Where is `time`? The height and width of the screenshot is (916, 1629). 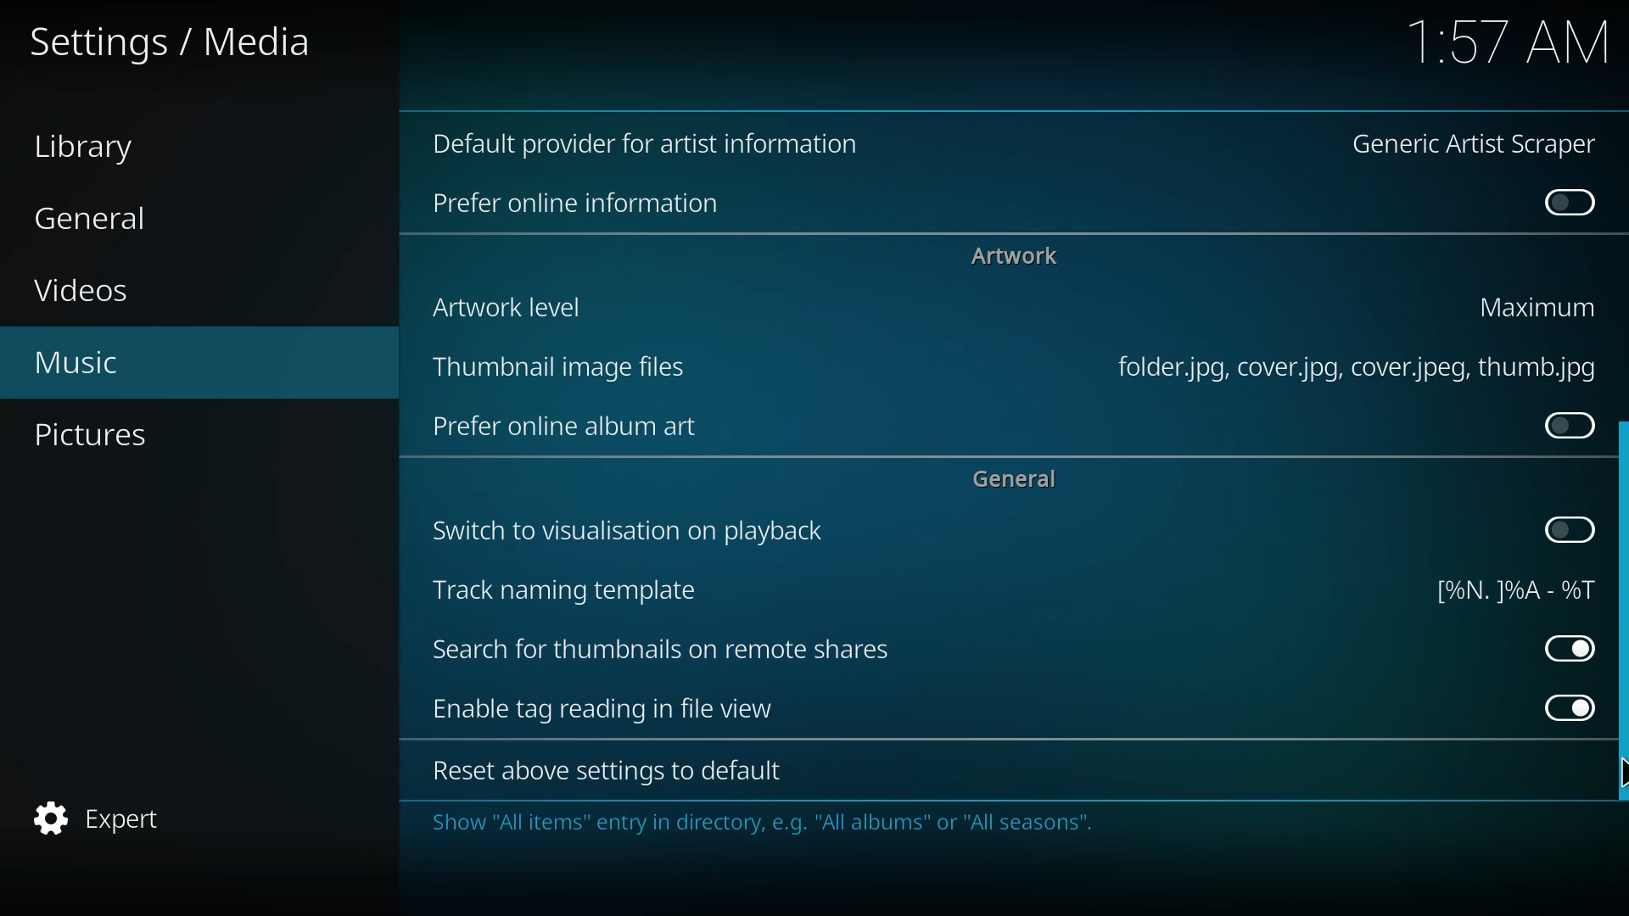
time is located at coordinates (1504, 40).